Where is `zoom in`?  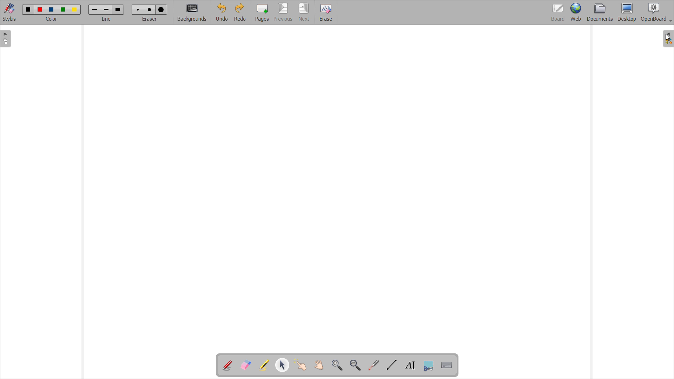 zoom in is located at coordinates (338, 365).